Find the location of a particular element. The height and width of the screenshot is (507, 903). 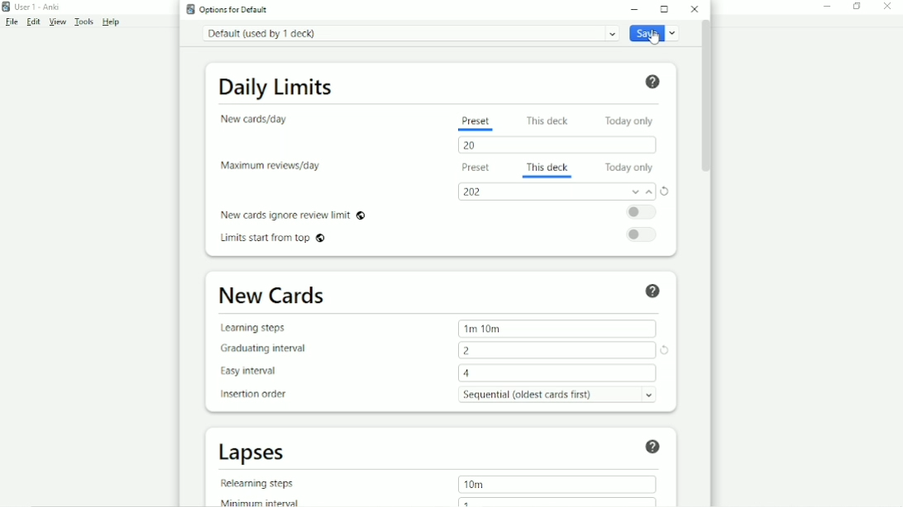

Options for Default is located at coordinates (230, 9).